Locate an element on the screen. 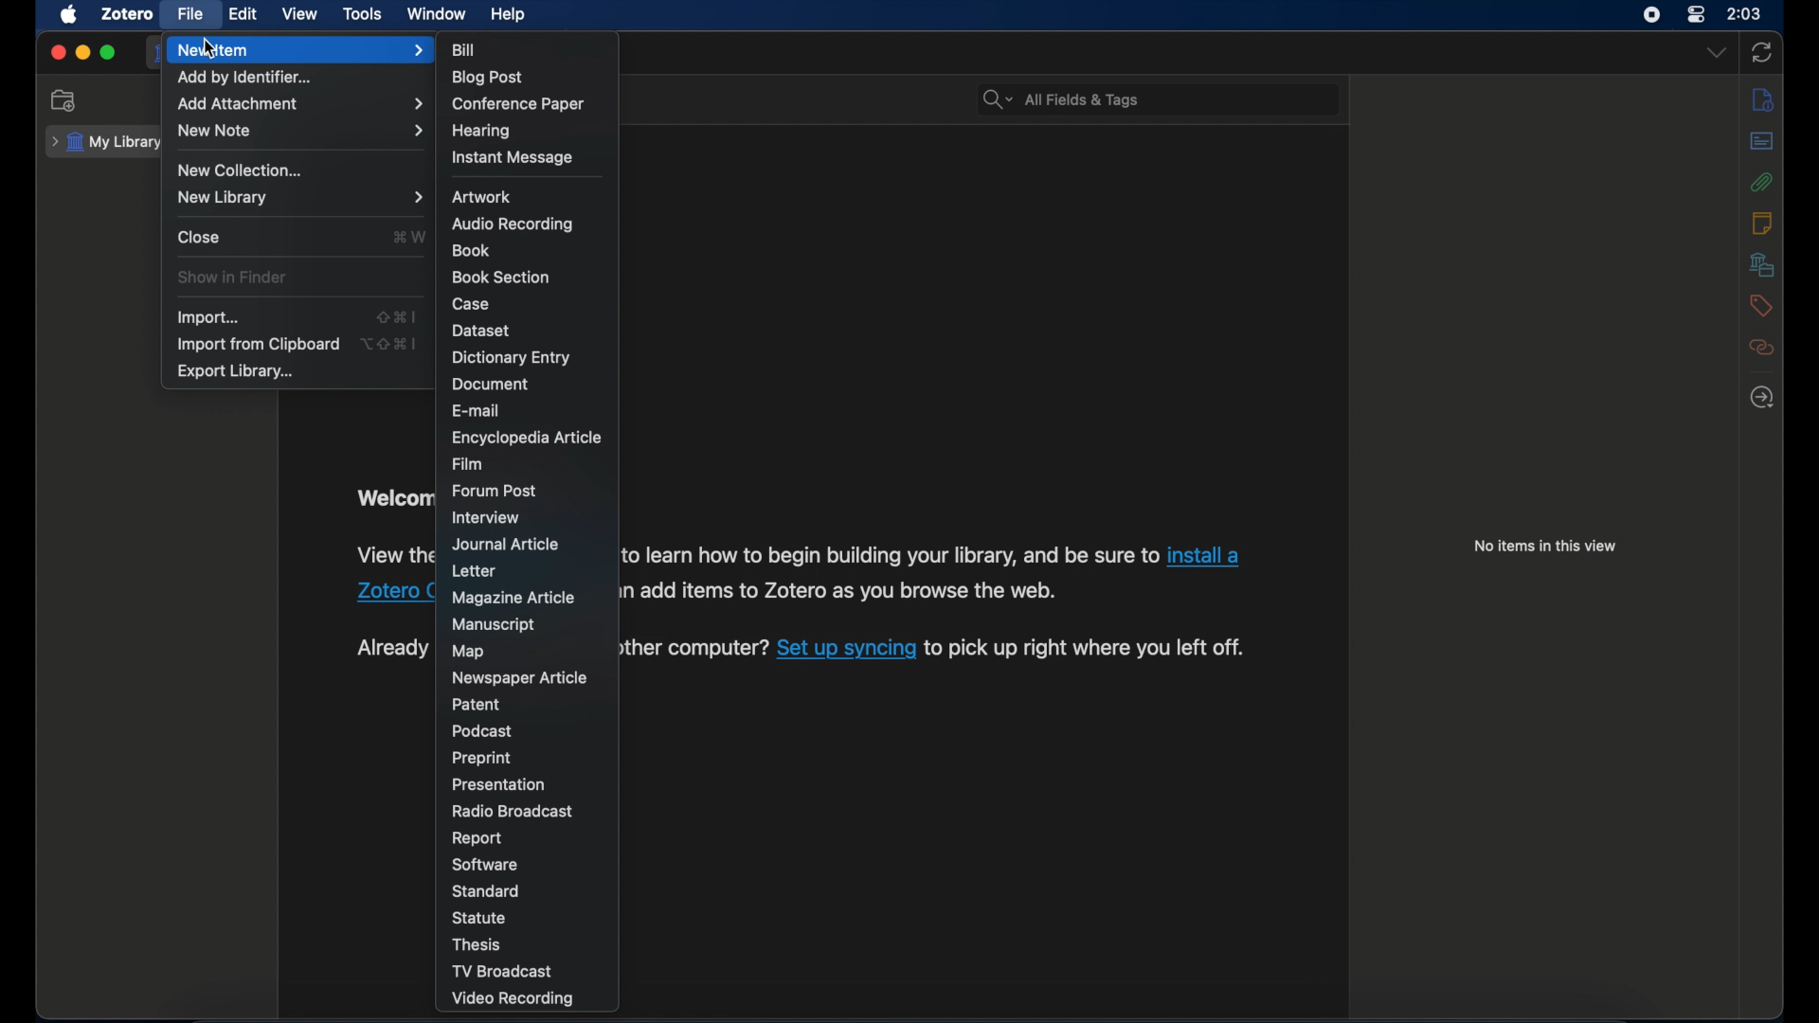 Image resolution: width=1819 pixels, height=1023 pixels. map is located at coordinates (468, 652).